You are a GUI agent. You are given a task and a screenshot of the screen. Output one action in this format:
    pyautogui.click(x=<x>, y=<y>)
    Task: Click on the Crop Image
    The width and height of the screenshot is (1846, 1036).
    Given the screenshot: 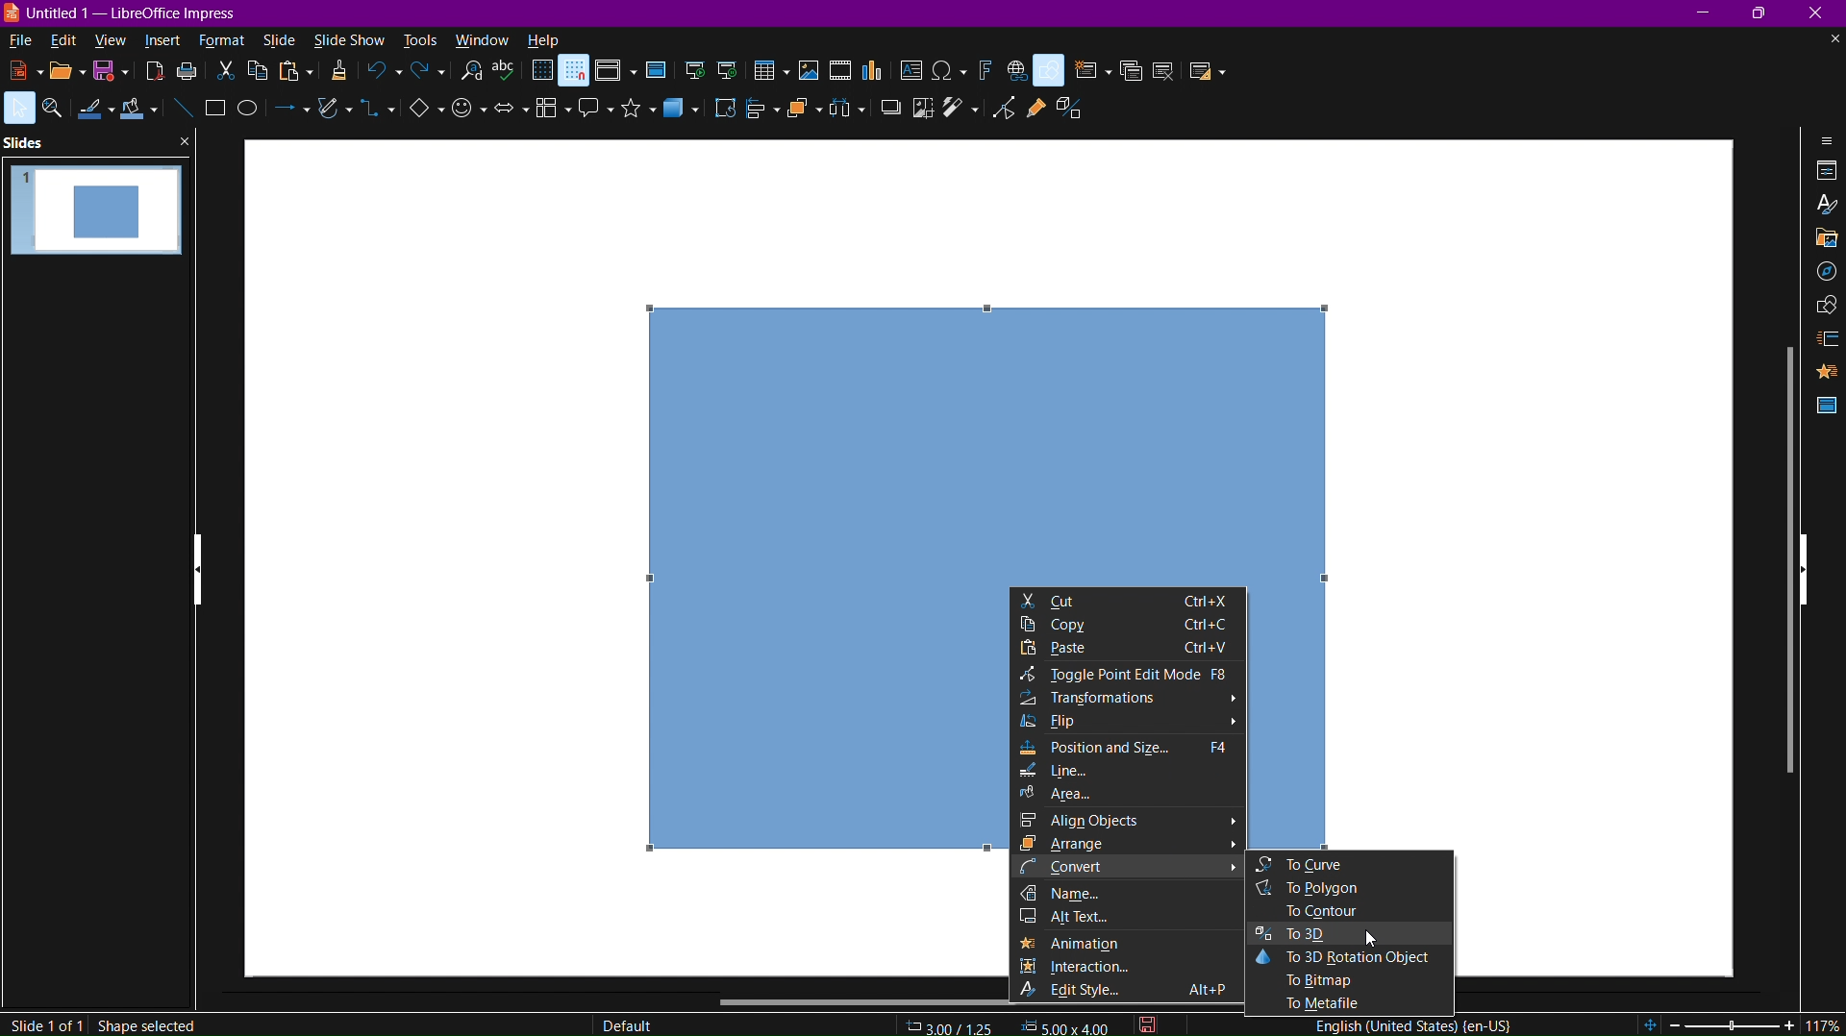 What is the action you would take?
    pyautogui.click(x=919, y=112)
    